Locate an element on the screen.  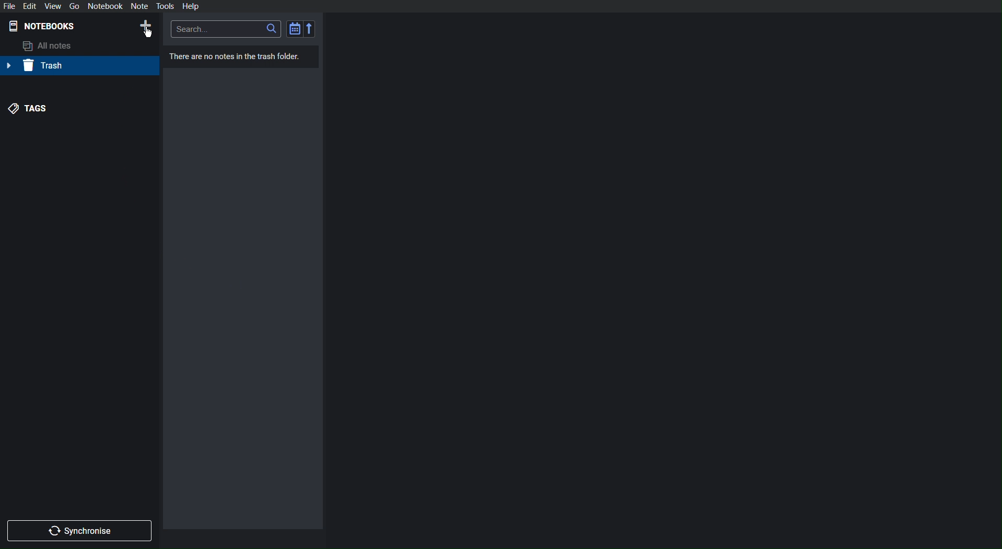
Sort is located at coordinates (302, 28).